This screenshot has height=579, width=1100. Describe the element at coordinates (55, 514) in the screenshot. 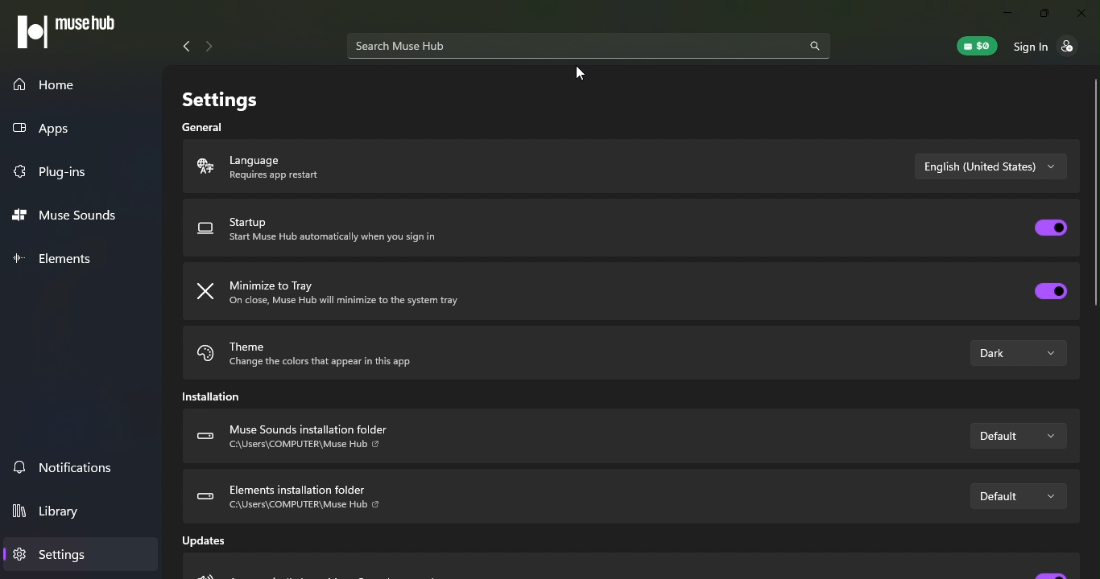

I see `Library` at that location.